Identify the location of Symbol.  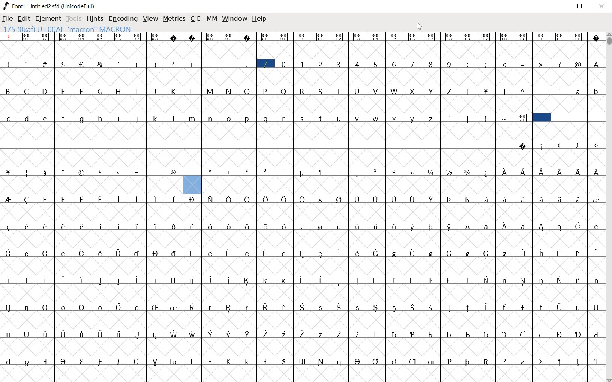
(395, 361).